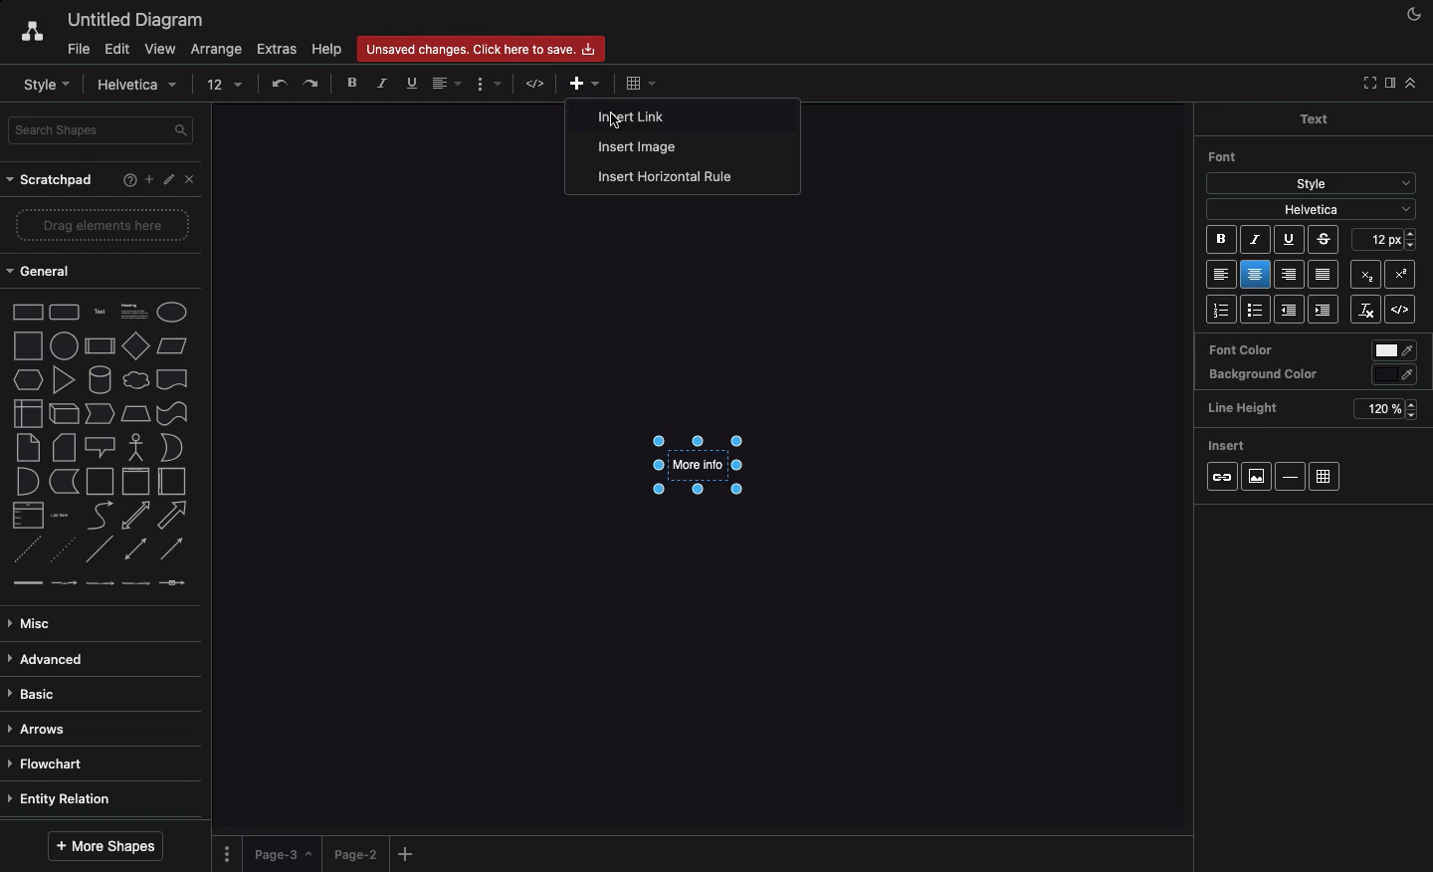 The width and height of the screenshot is (1433, 872). I want to click on Insert horizontal rule, so click(663, 177).